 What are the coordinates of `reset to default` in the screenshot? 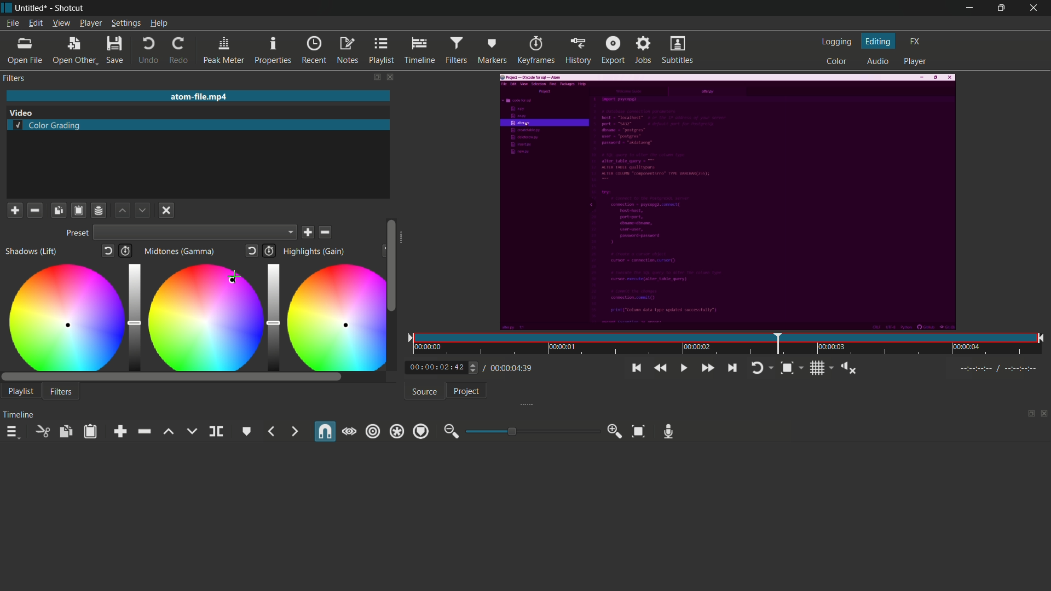 It's located at (252, 251).